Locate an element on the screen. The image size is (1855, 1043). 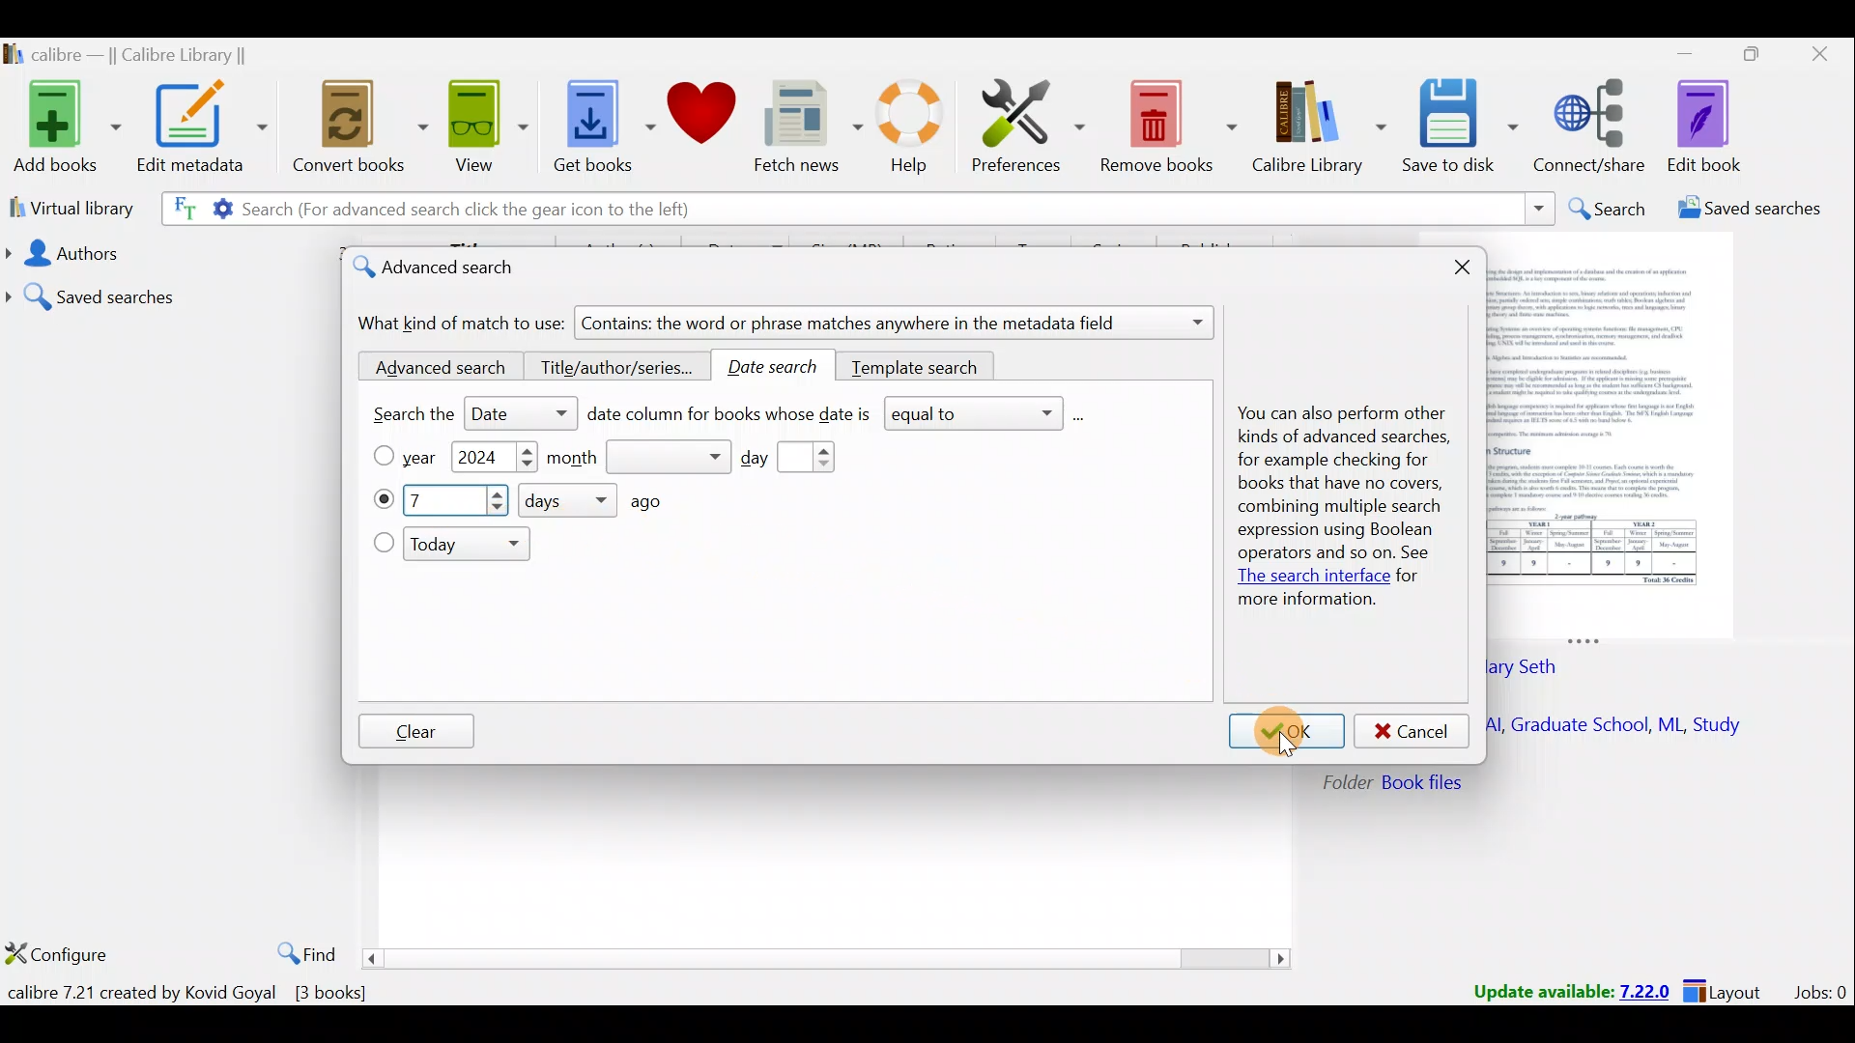
Find is located at coordinates (301, 950).